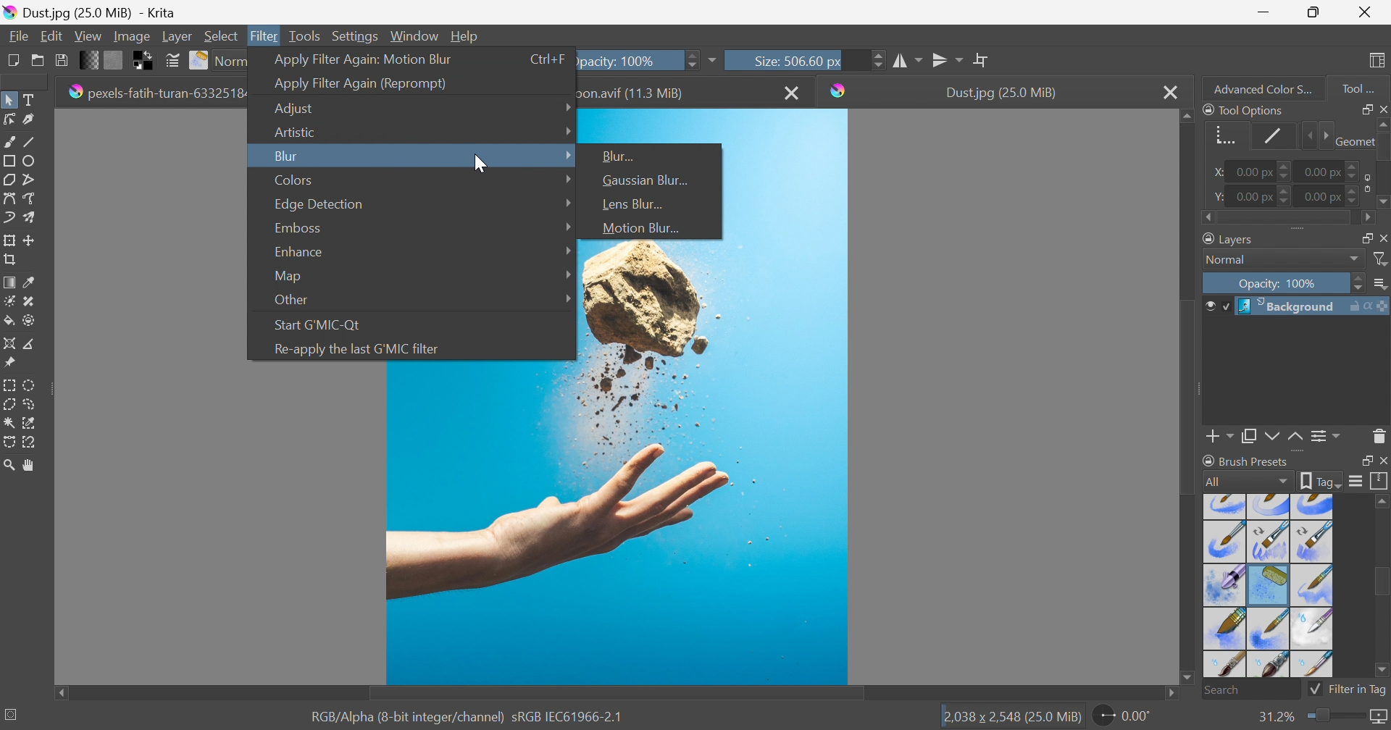 The image size is (1391, 730). Describe the element at coordinates (1214, 172) in the screenshot. I see `X:` at that location.